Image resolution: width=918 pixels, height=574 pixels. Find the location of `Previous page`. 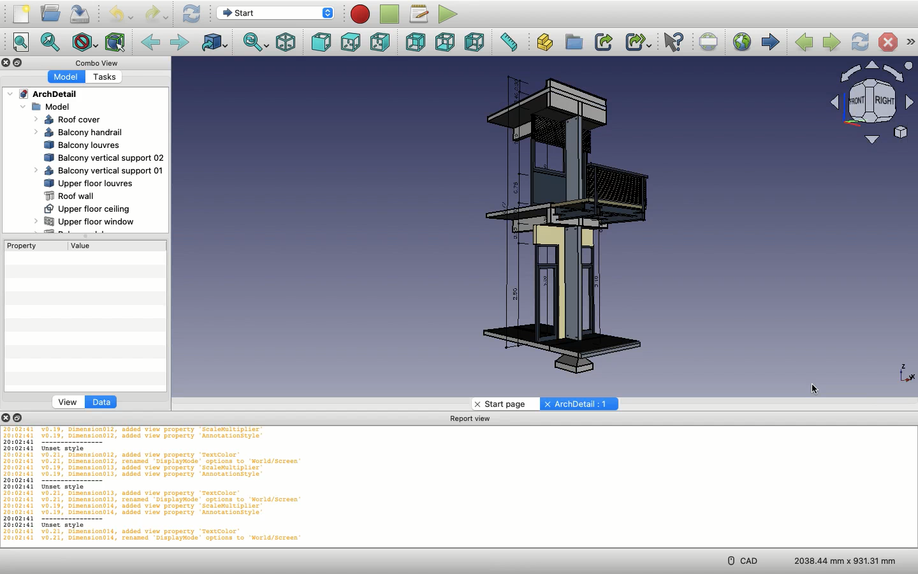

Previous page is located at coordinates (803, 43).